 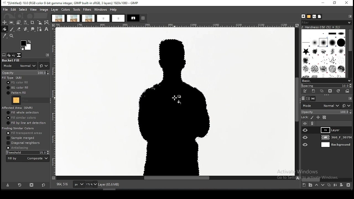 I want to click on paint bucket tool, so click(x=4, y=29).